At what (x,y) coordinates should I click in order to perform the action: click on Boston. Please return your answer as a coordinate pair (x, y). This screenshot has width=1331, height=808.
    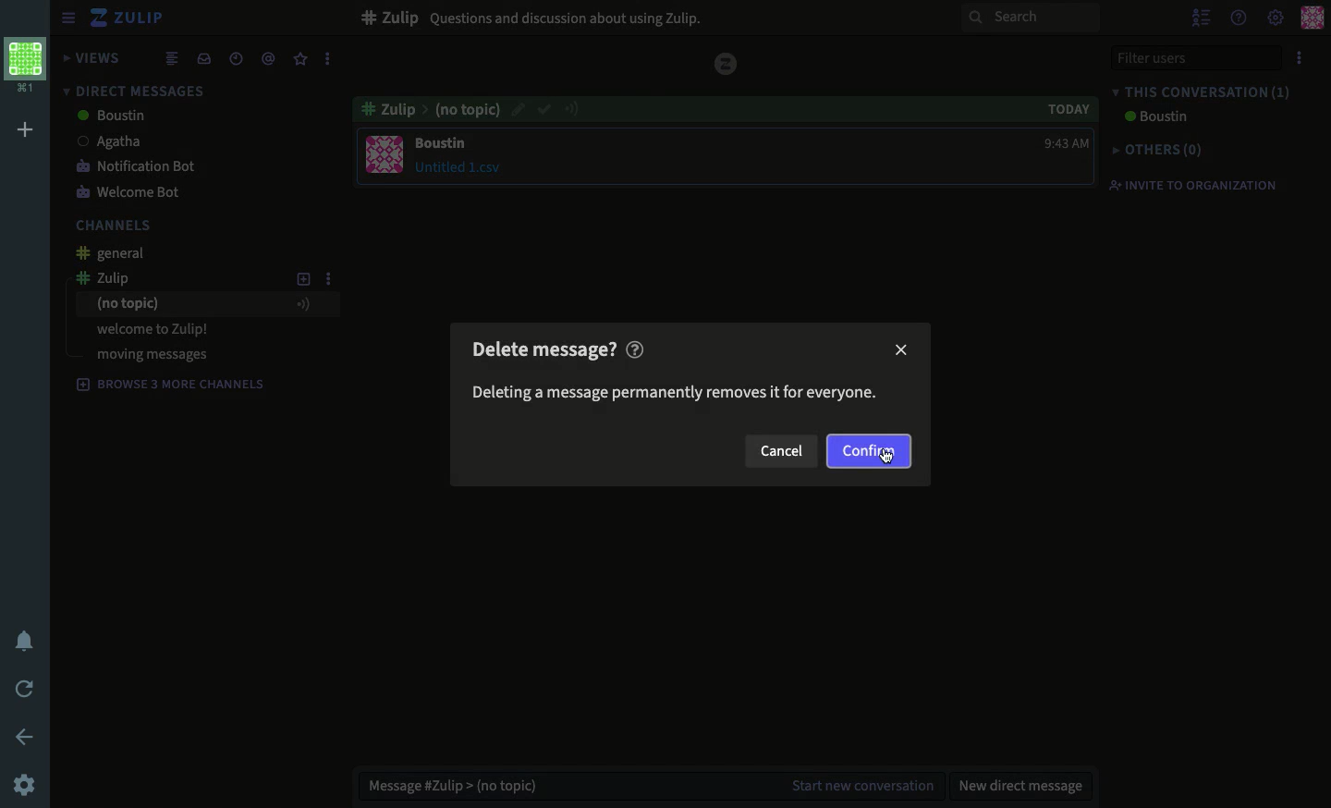
    Looking at the image, I should click on (1153, 119).